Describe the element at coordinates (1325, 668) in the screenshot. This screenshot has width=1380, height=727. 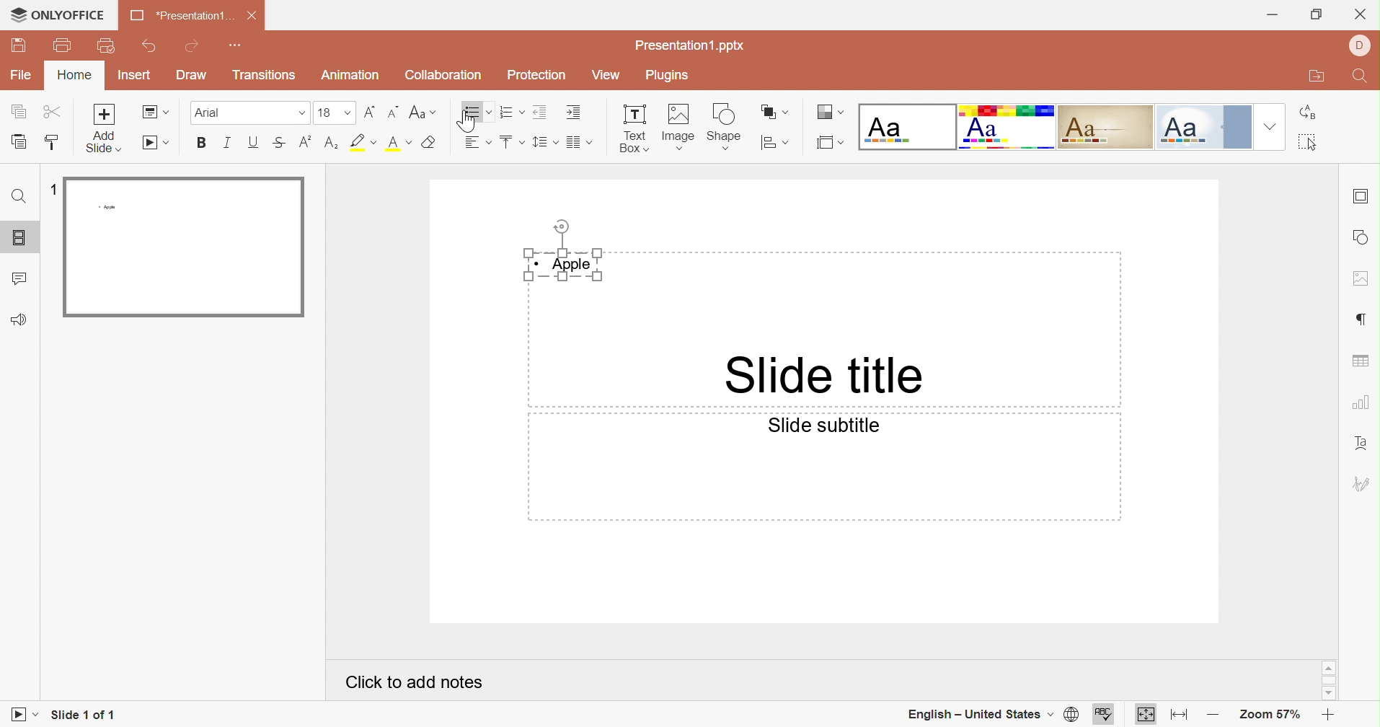
I see `Scroll Up` at that location.